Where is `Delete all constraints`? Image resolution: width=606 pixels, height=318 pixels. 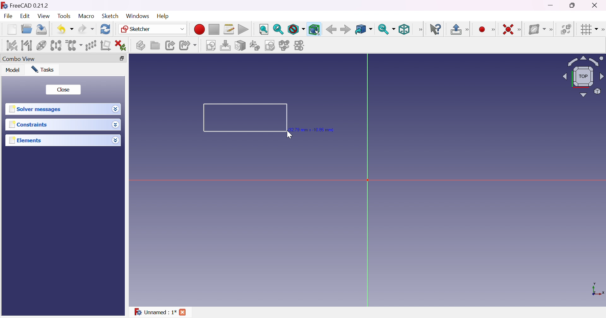
Delete all constraints is located at coordinates (121, 45).